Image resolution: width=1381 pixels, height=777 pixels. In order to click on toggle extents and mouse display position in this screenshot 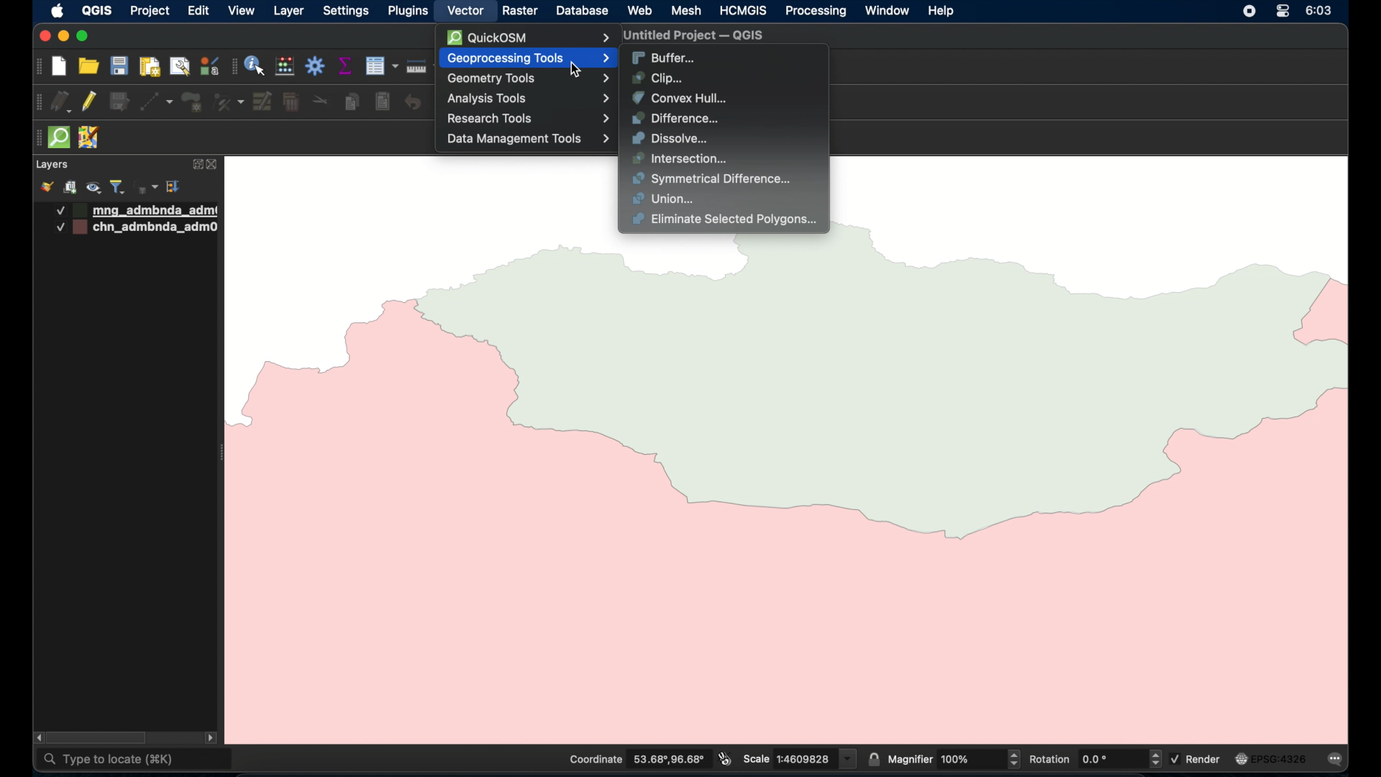, I will do `click(725, 758)`.